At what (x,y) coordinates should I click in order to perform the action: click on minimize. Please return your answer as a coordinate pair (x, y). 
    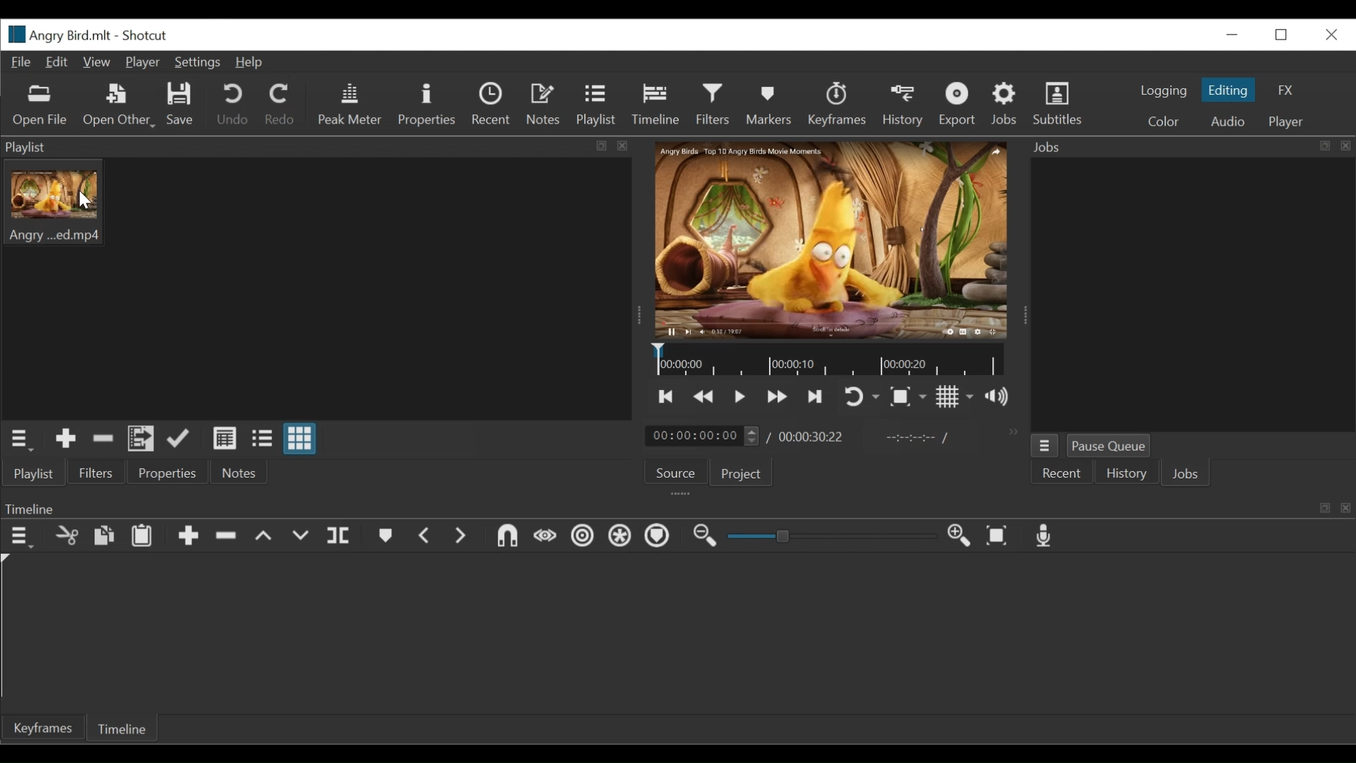
    Looking at the image, I should click on (1231, 35).